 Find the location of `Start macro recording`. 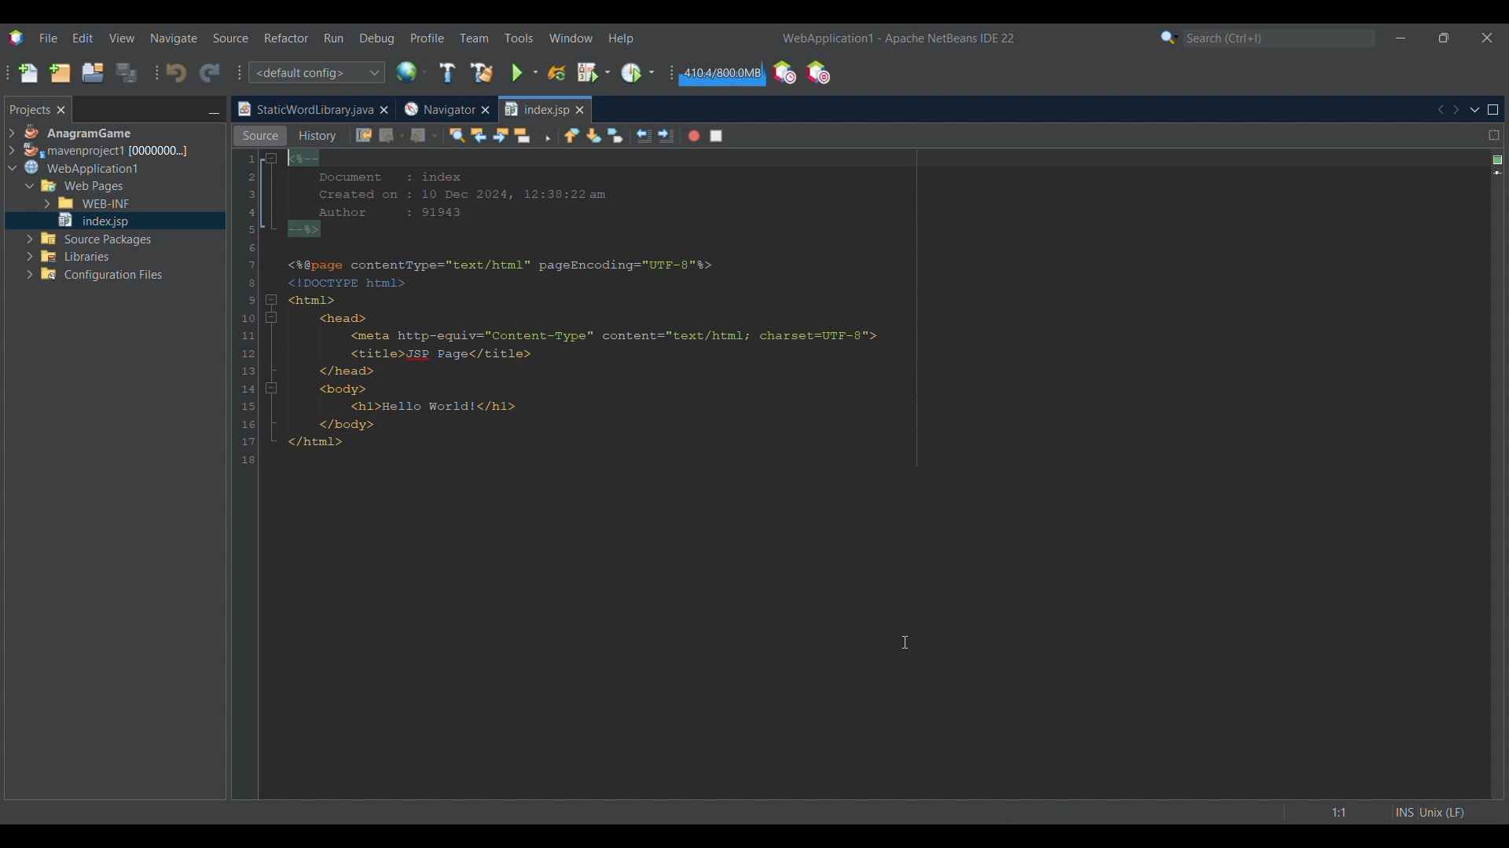

Start macro recording is located at coordinates (694, 136).